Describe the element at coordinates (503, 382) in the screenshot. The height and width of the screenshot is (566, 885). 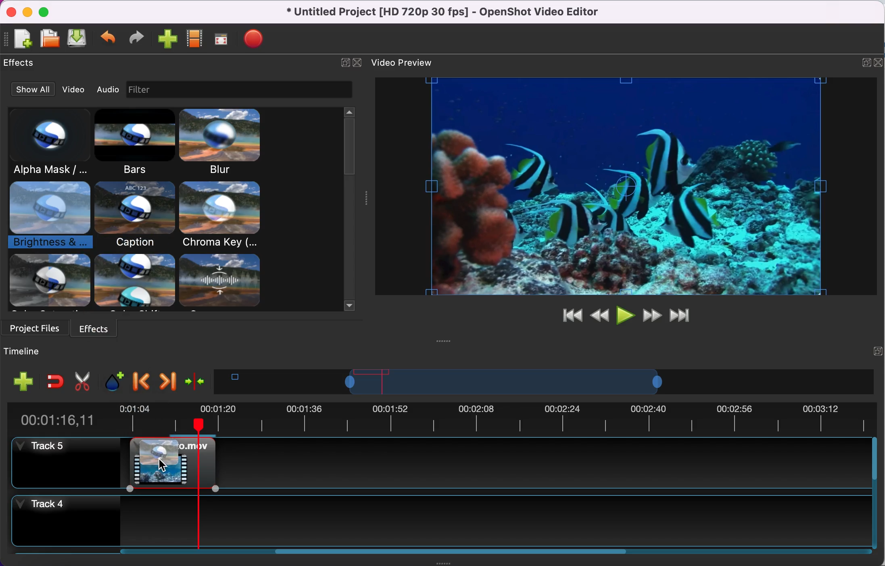
I see `timeline` at that location.